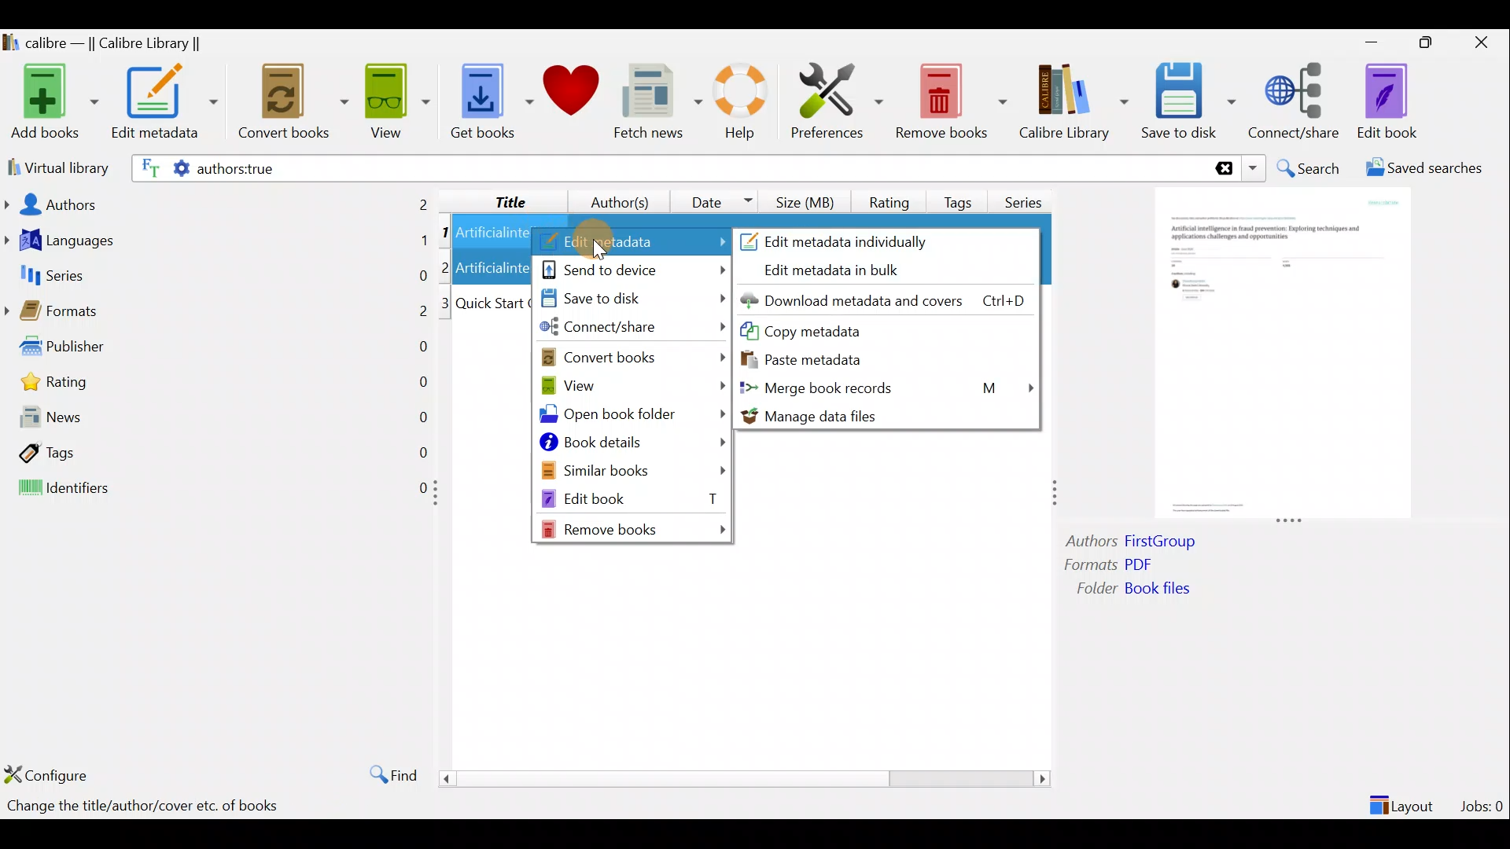 Image resolution: width=1510 pixels, height=849 pixels. What do you see at coordinates (613, 198) in the screenshot?
I see `Author(s)` at bounding box center [613, 198].